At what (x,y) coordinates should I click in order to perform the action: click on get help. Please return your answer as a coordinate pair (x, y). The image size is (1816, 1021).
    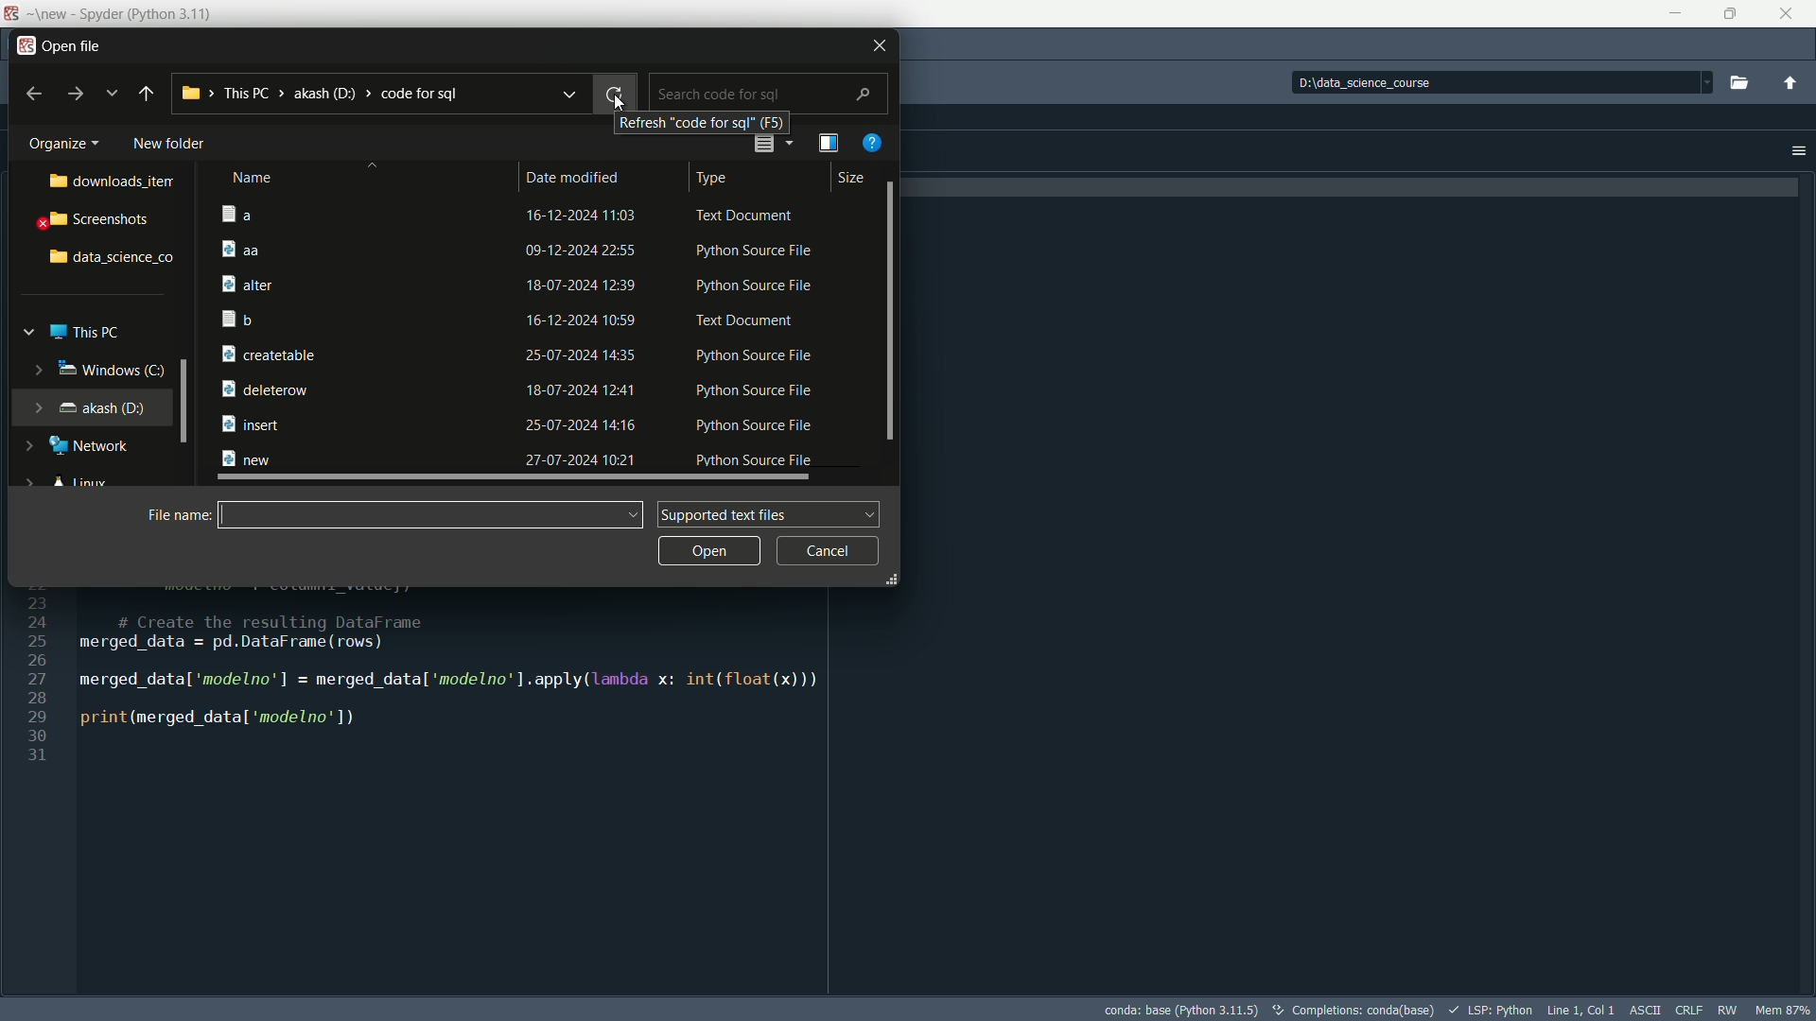
    Looking at the image, I should click on (874, 142).